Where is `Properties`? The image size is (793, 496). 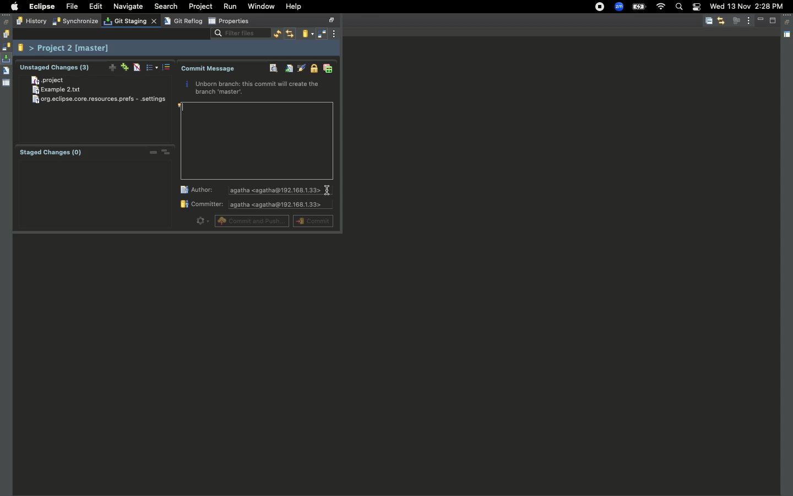
Properties is located at coordinates (7, 82).